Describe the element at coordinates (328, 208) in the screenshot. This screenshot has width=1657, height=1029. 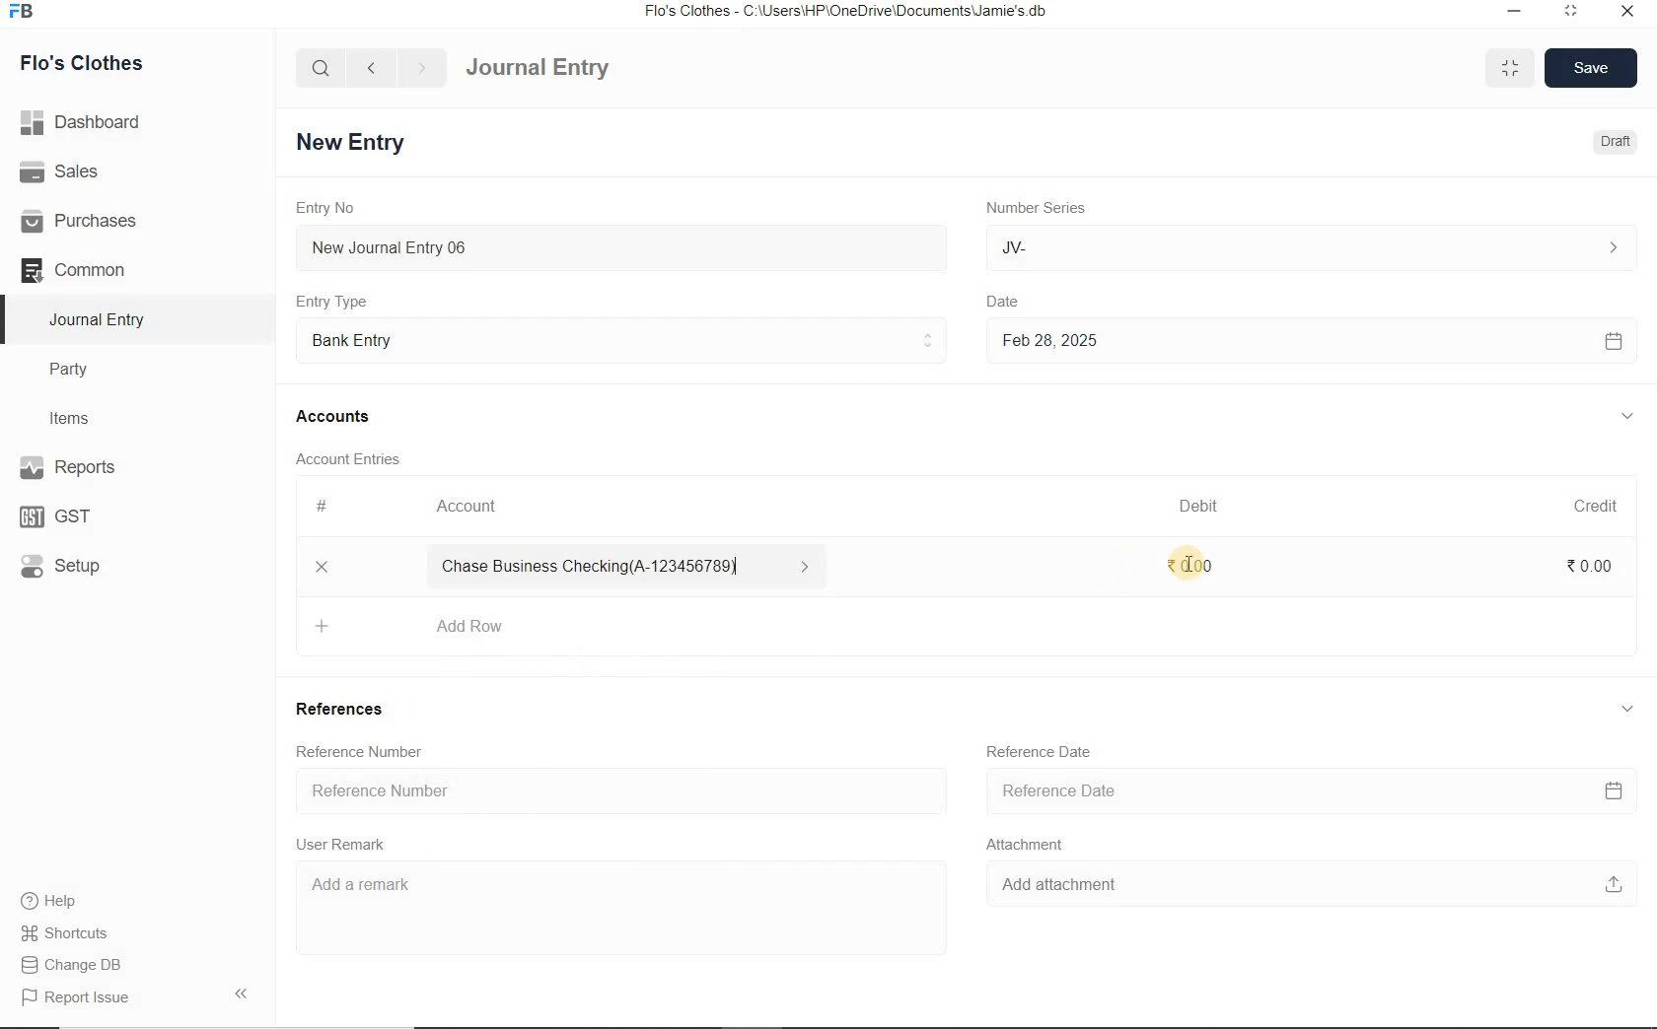
I see `Entry No` at that location.